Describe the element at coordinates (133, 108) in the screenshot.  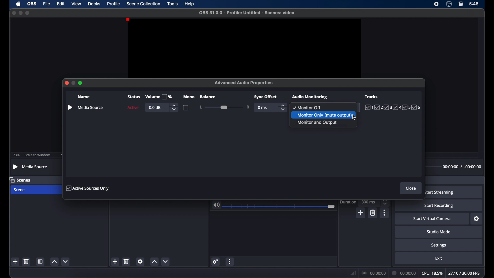
I see `active` at that location.